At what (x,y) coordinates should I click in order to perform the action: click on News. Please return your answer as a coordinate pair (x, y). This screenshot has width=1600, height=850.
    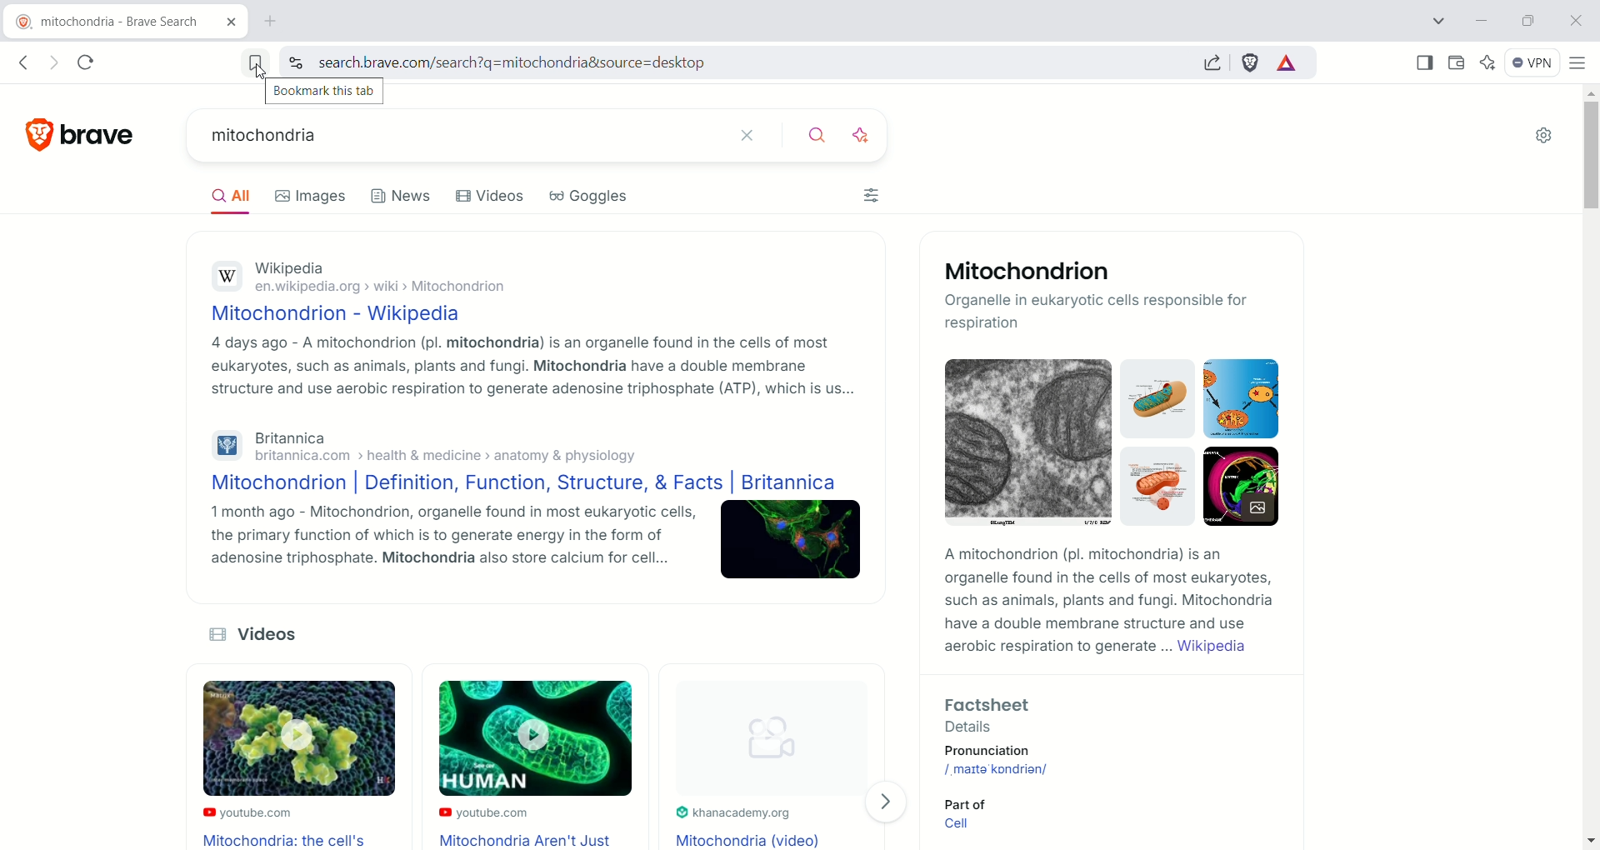
    Looking at the image, I should click on (404, 197).